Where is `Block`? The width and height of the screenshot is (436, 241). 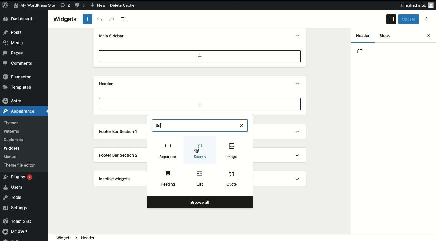
Block is located at coordinates (386, 36).